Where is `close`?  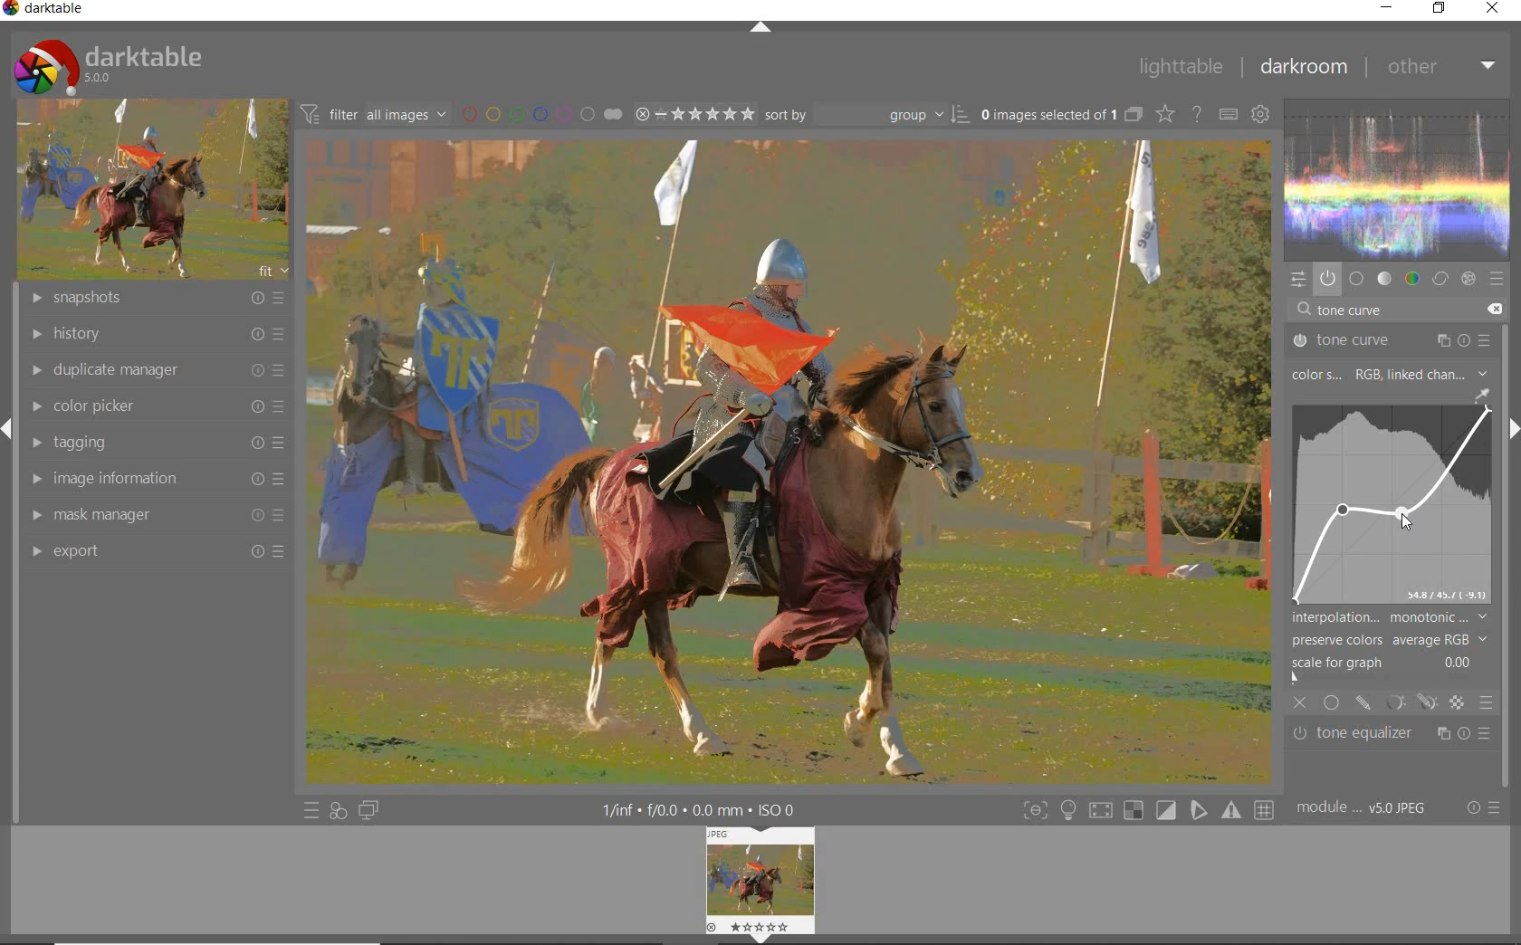 close is located at coordinates (1301, 704).